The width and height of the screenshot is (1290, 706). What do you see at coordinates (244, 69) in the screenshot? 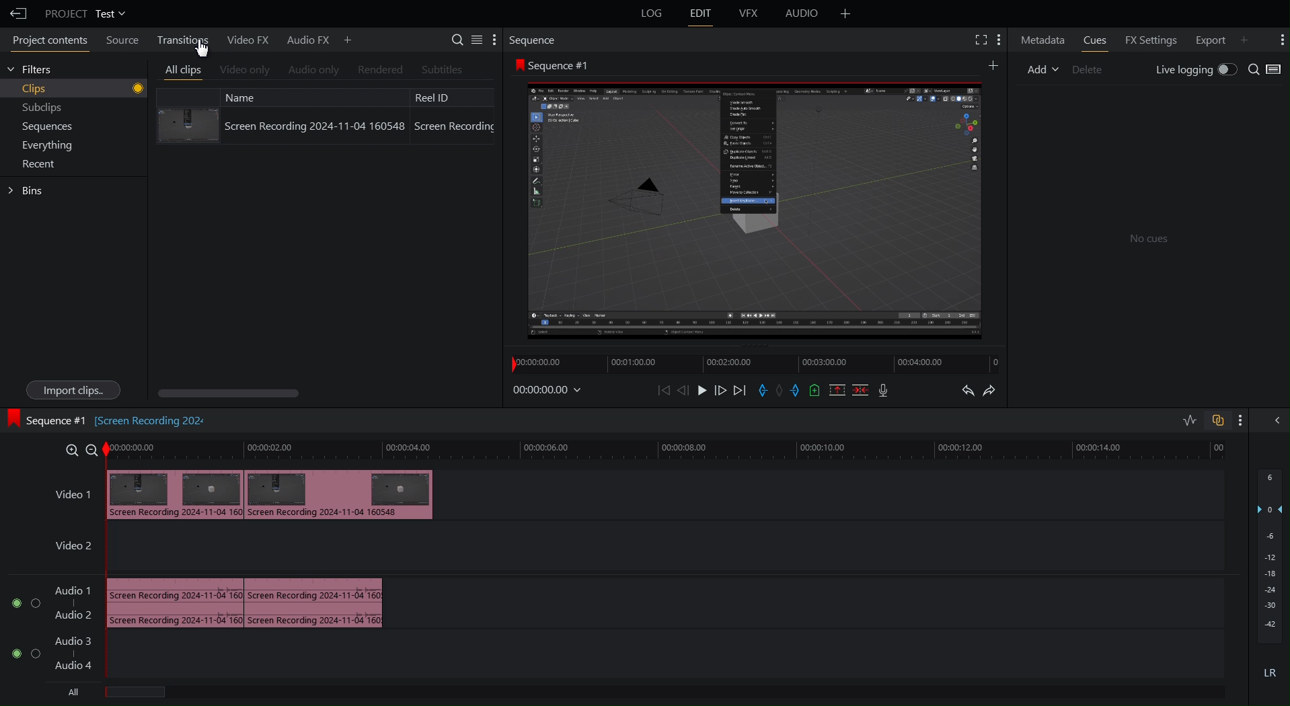
I see `Video only` at bounding box center [244, 69].